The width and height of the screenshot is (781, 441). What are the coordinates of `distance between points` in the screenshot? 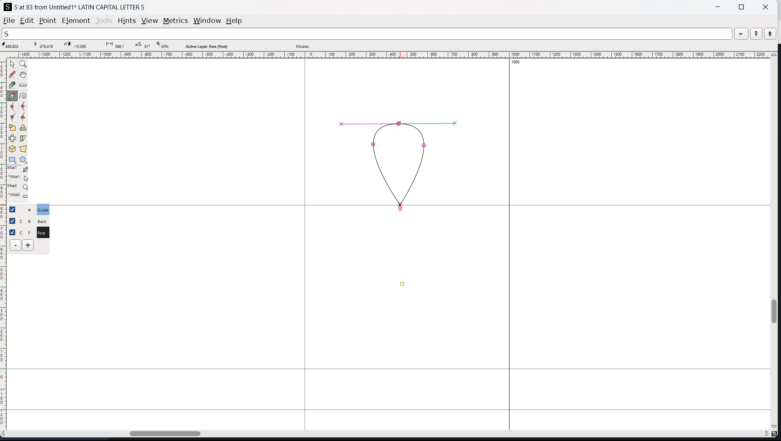 It's located at (114, 45).